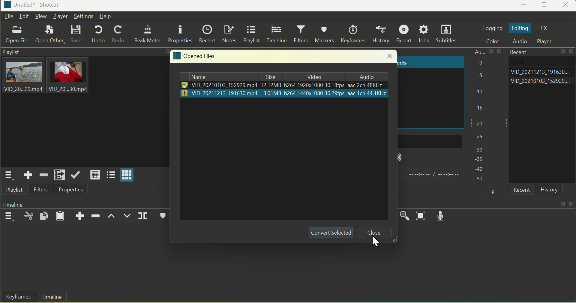 The image size is (576, 303). I want to click on Close, so click(566, 6).